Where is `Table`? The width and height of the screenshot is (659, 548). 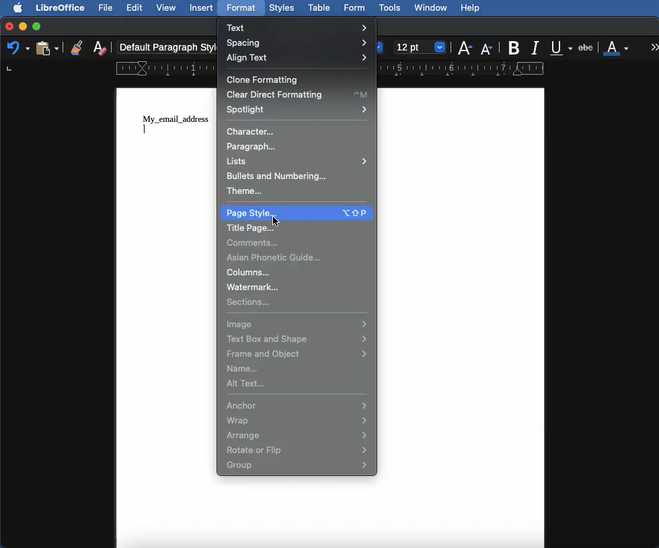 Table is located at coordinates (319, 6).